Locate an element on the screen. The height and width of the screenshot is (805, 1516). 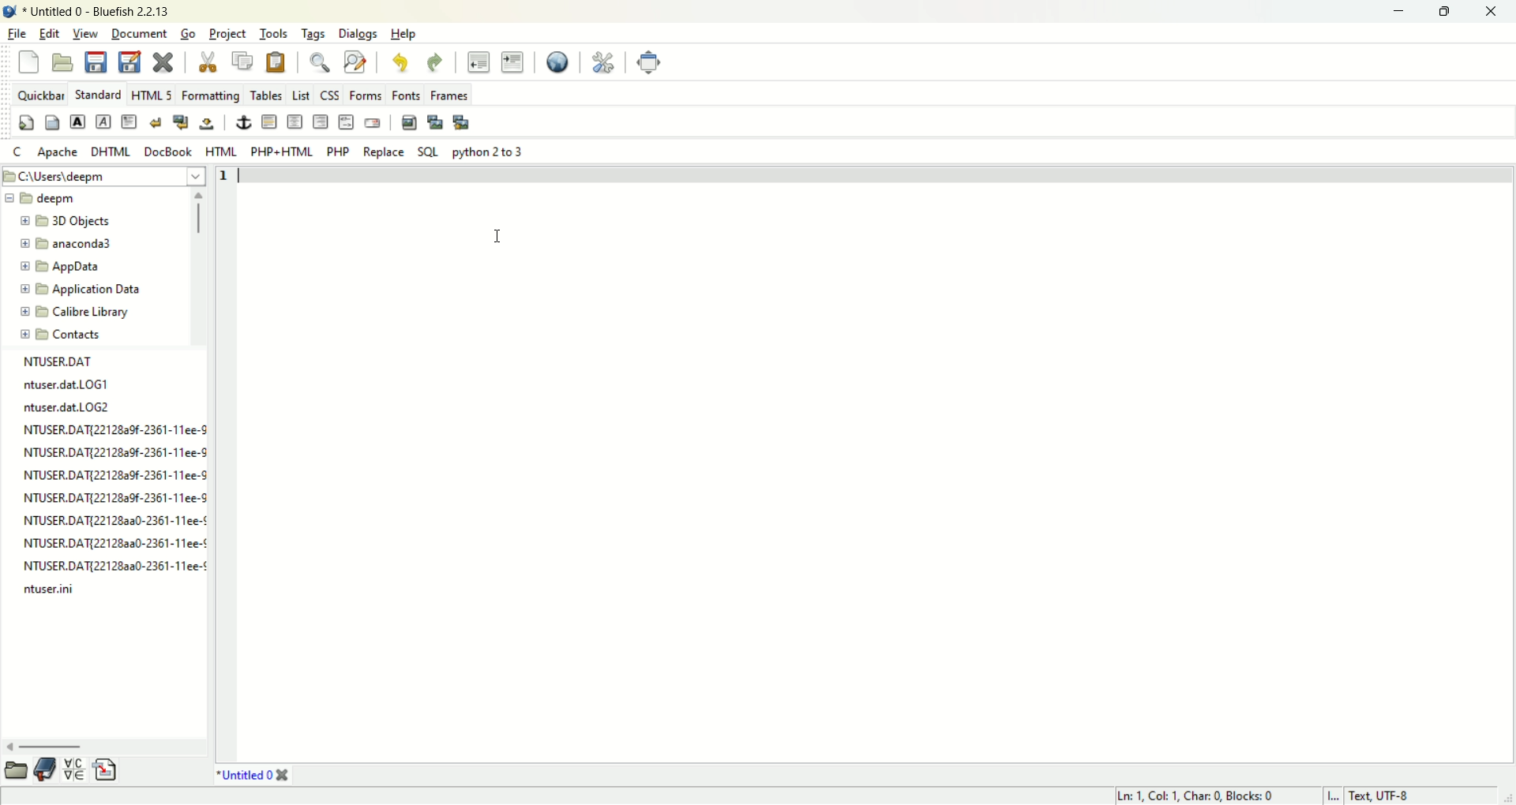
dialogs is located at coordinates (358, 35).